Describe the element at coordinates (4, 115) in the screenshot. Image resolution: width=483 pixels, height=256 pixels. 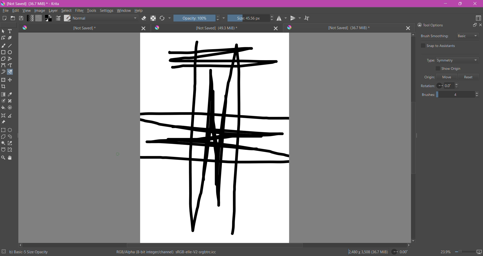
I see `Assistant Tool ` at that location.